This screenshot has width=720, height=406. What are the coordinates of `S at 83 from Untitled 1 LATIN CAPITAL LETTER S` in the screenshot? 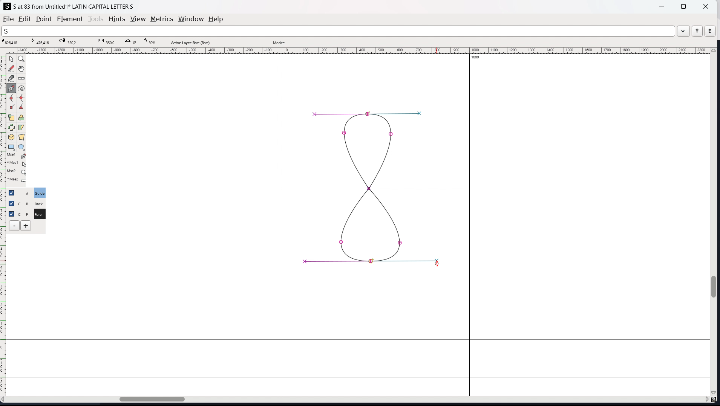 It's located at (74, 6).